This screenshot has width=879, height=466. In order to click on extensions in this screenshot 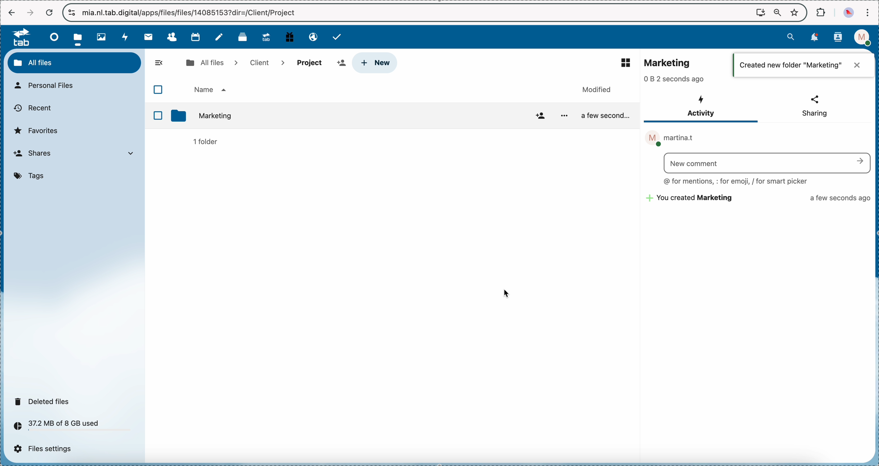, I will do `click(822, 12)`.